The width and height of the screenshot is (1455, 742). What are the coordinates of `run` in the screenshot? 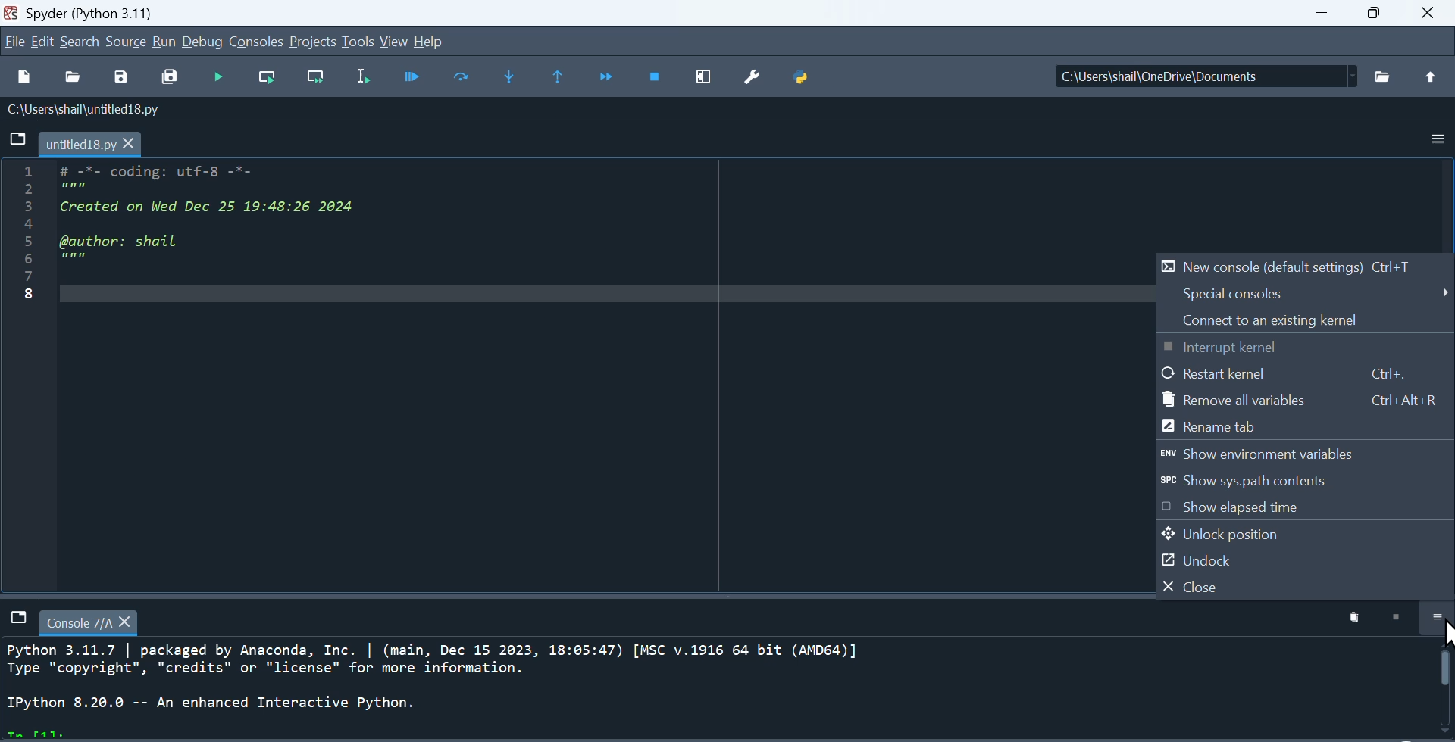 It's located at (164, 42).